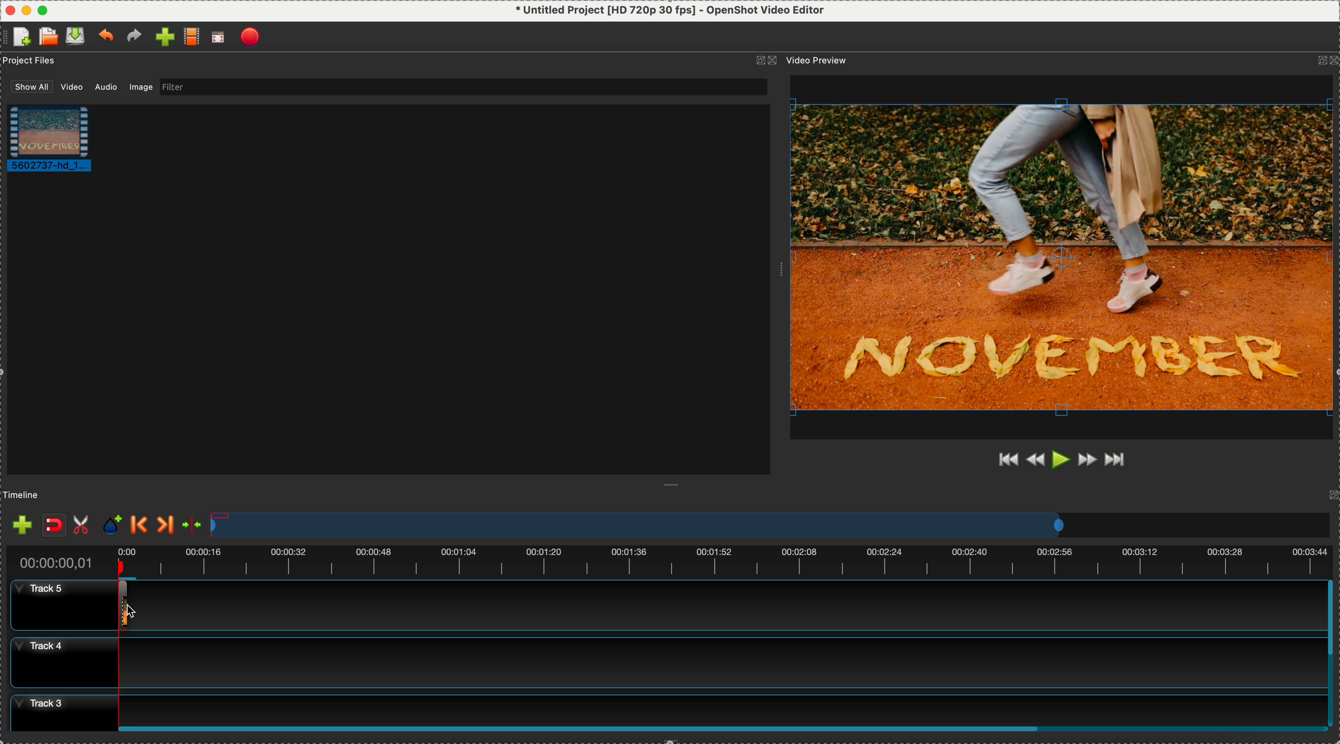  What do you see at coordinates (667, 559) in the screenshot?
I see `timeline duration` at bounding box center [667, 559].